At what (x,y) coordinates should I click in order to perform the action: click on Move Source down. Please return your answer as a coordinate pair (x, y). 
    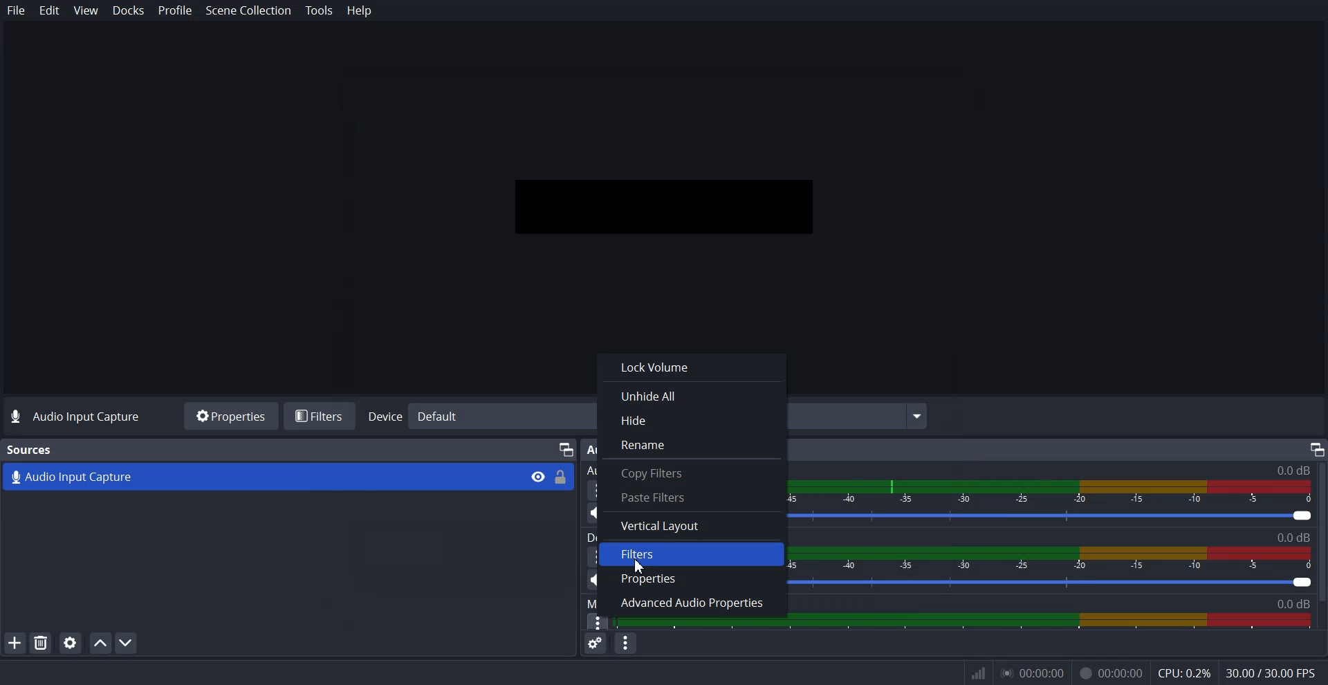
    Looking at the image, I should click on (127, 642).